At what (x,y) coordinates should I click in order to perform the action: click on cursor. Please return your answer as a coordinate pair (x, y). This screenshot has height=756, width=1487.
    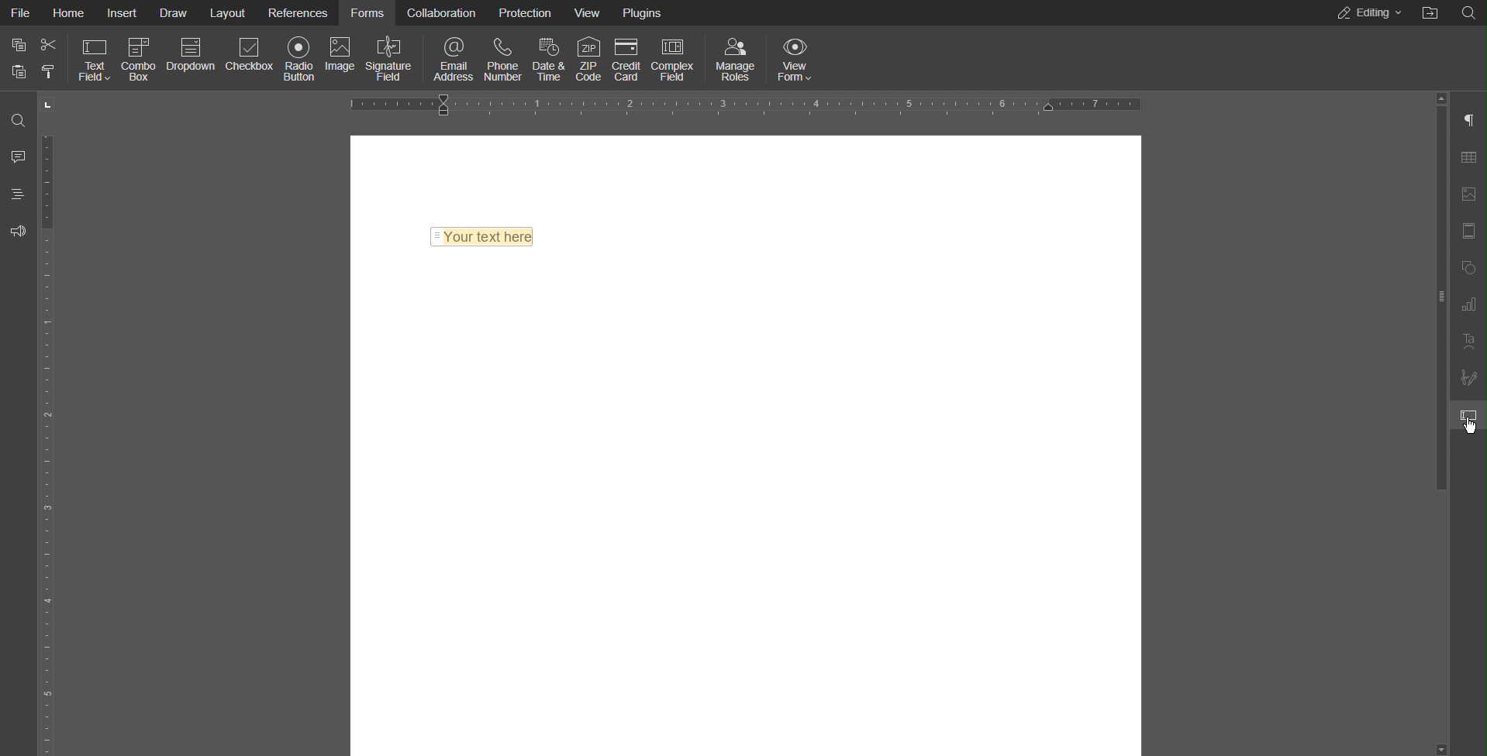
    Looking at the image, I should click on (1470, 427).